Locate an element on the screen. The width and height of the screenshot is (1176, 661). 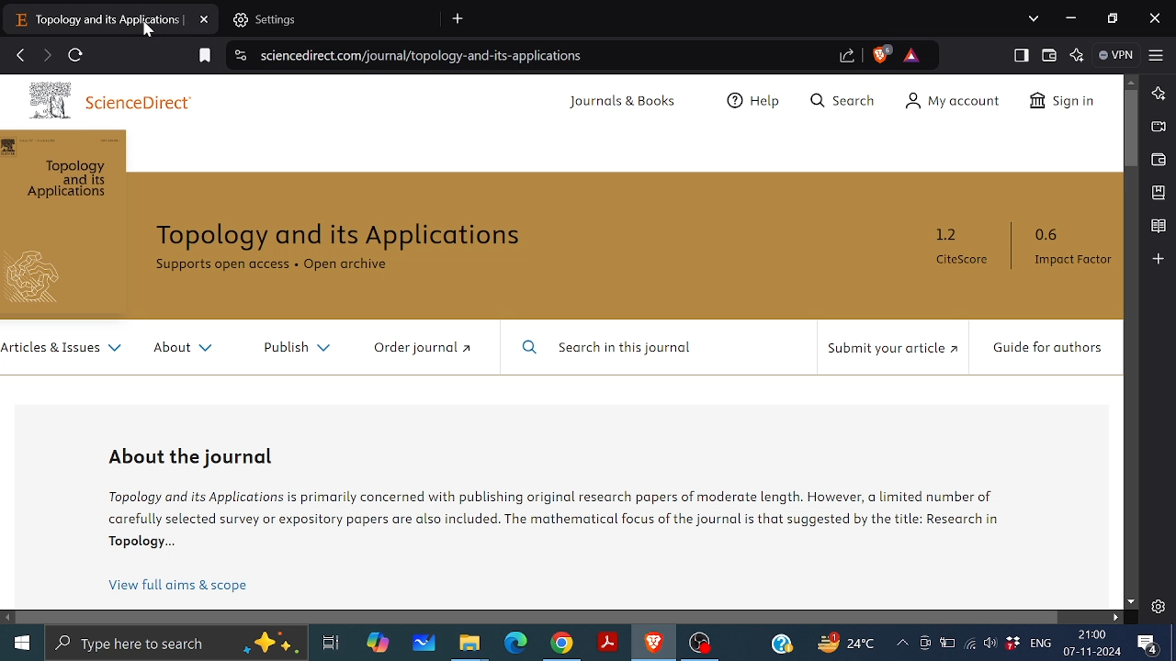
Weather is located at coordinates (842, 642).